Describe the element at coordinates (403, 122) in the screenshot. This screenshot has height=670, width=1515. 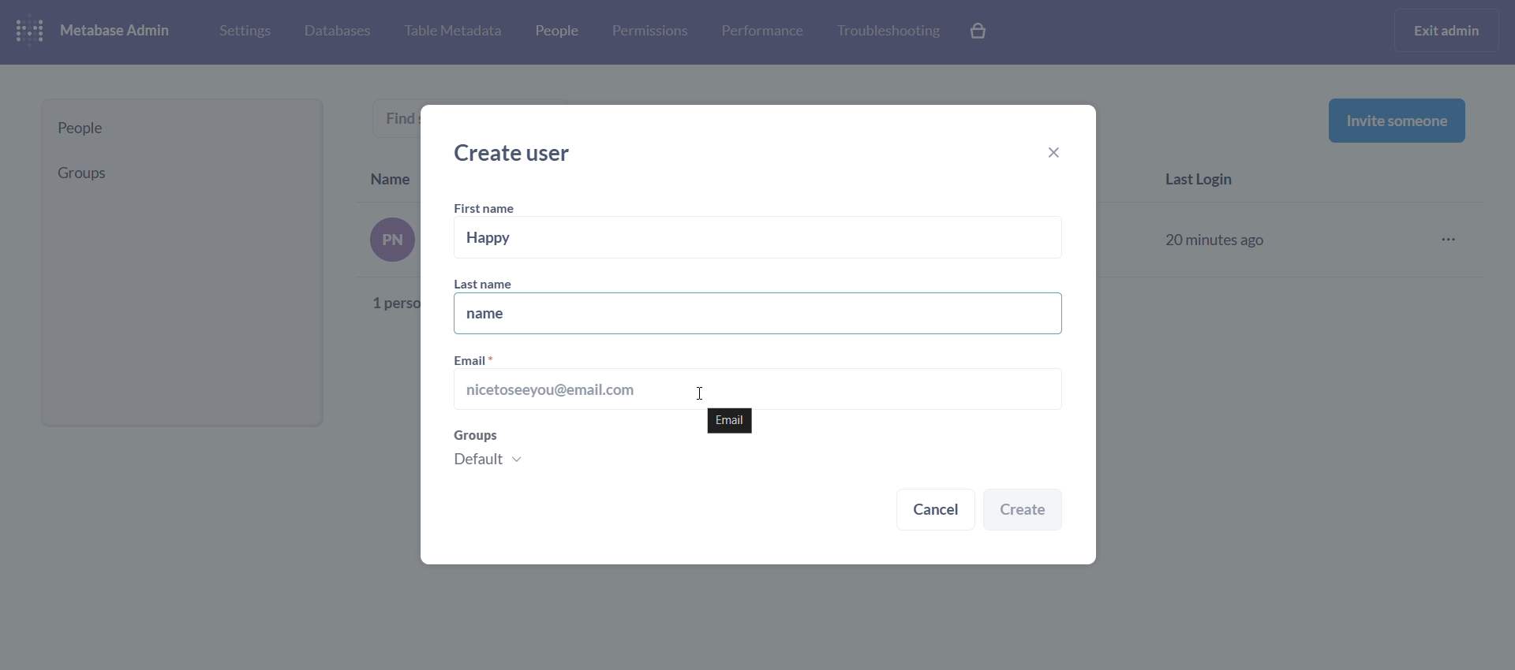
I see `text` at that location.